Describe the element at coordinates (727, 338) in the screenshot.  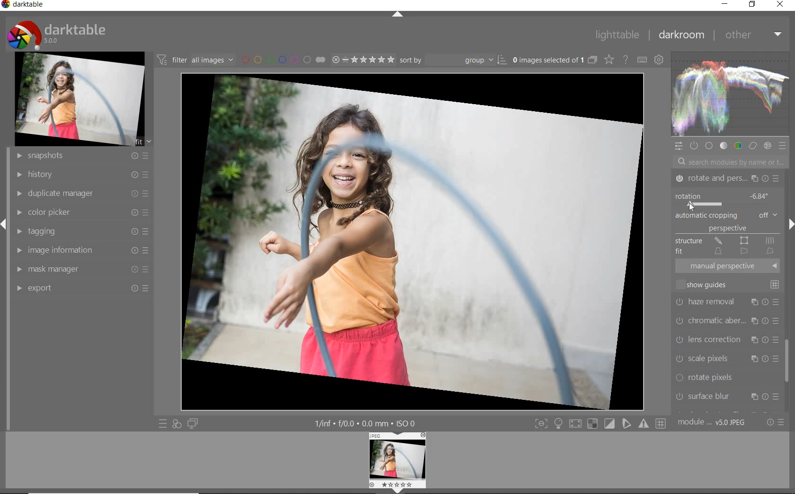
I see `lens correction` at that location.